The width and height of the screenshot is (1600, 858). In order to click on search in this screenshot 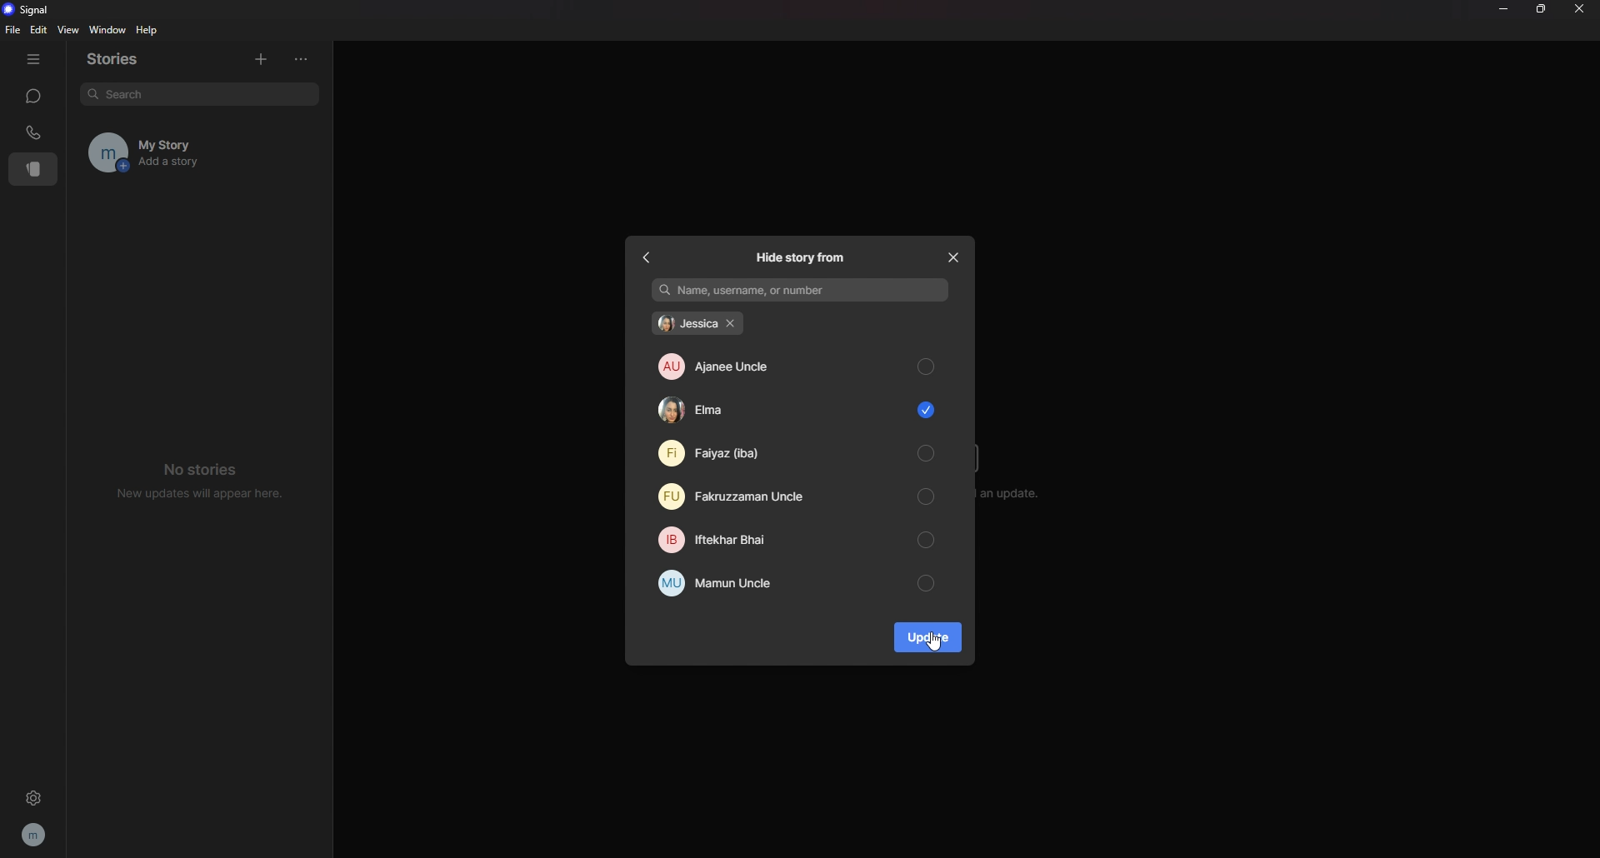, I will do `click(192, 92)`.